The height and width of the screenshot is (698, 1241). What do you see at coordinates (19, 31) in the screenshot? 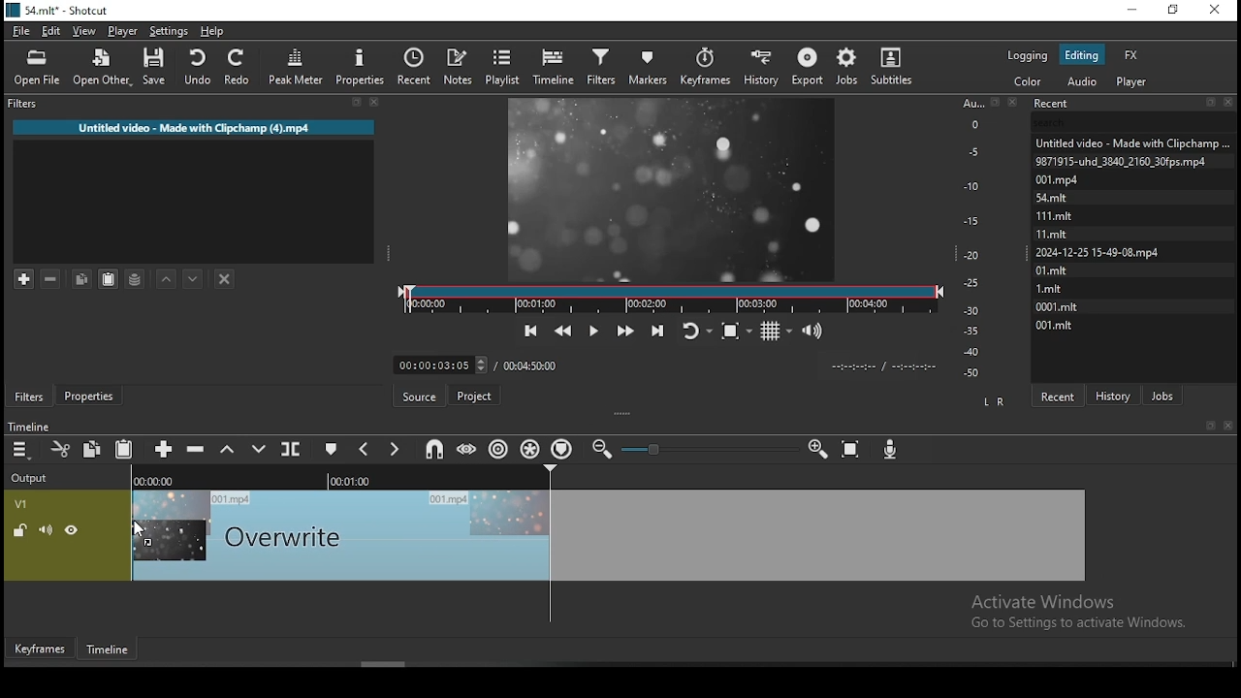
I see `file` at bounding box center [19, 31].